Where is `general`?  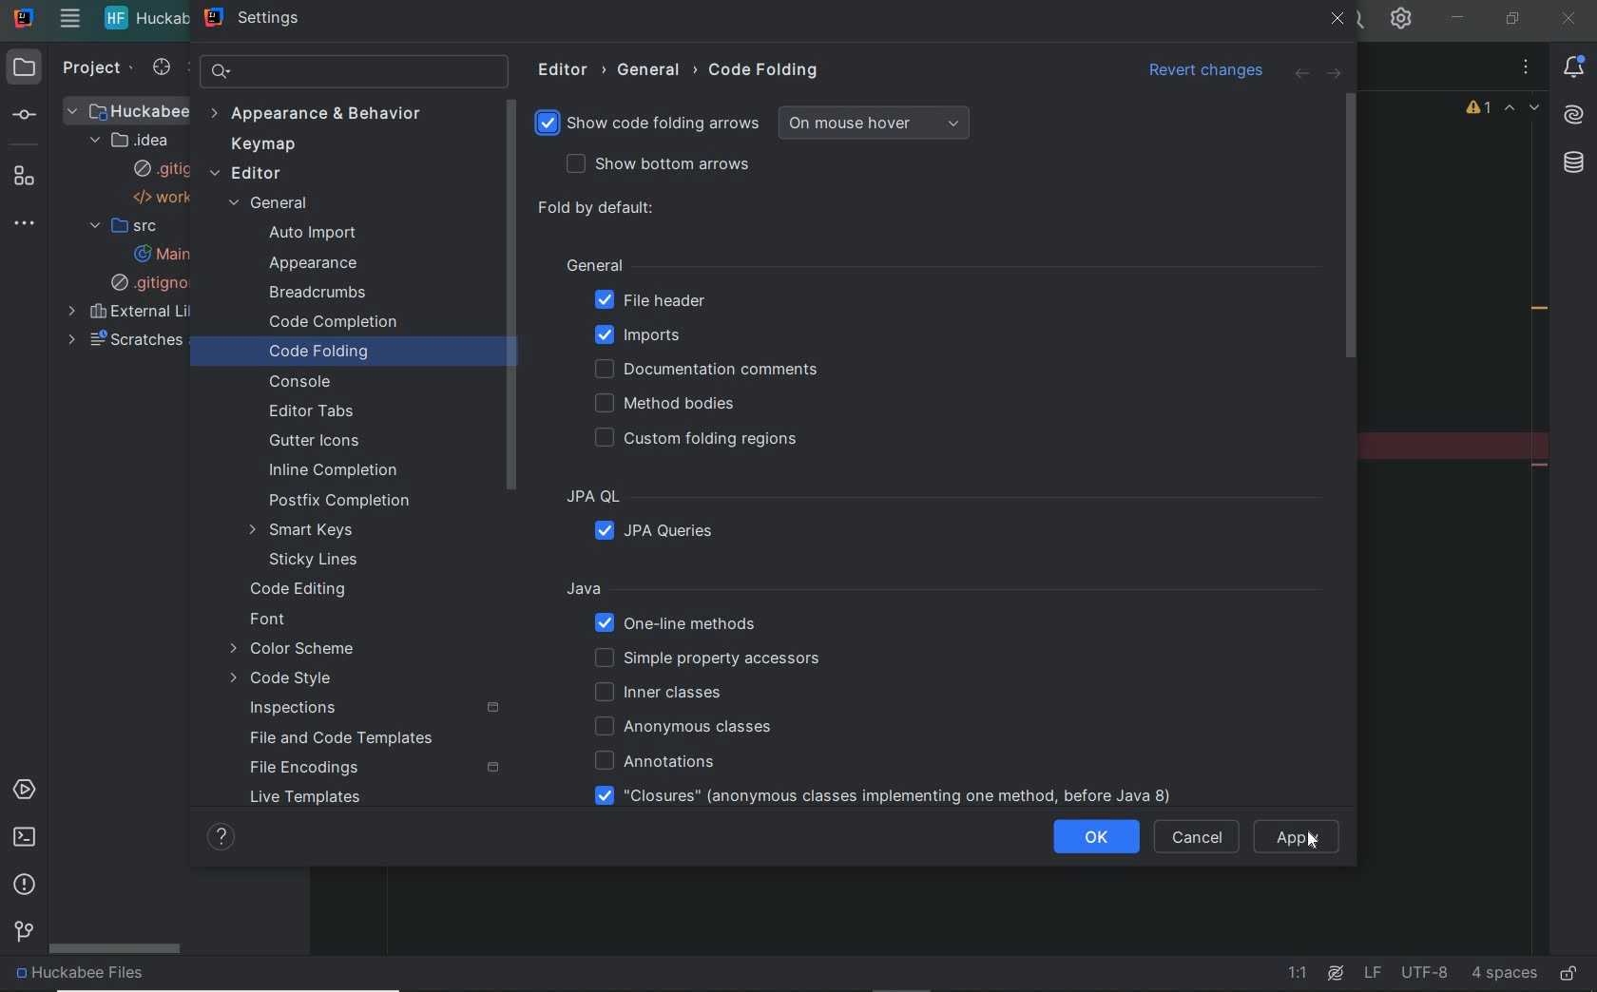 general is located at coordinates (661, 70).